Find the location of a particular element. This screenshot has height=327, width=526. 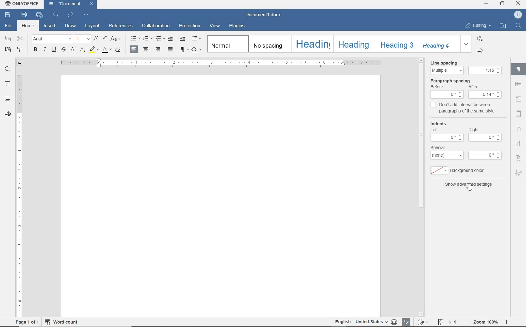

highlight color is located at coordinates (93, 50).